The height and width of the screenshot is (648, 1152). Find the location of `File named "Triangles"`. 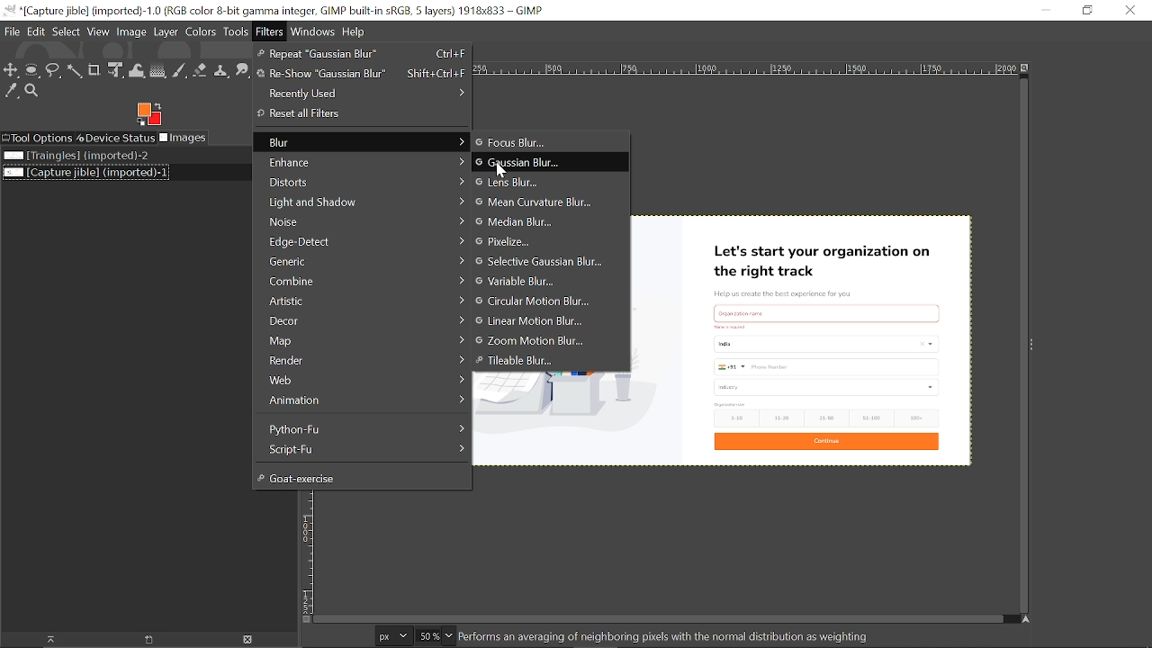

File named "Triangles" is located at coordinates (76, 156).